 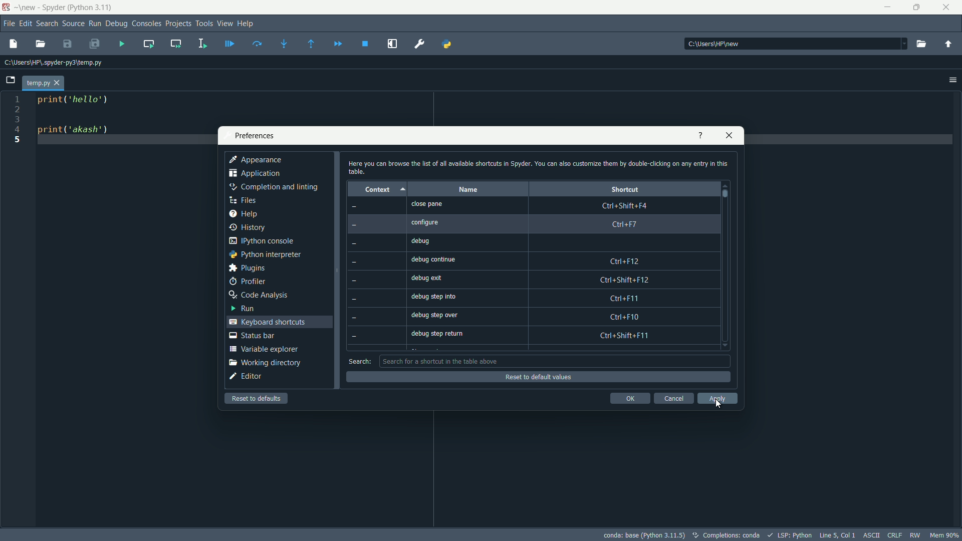 I want to click on appearance, so click(x=257, y=160).